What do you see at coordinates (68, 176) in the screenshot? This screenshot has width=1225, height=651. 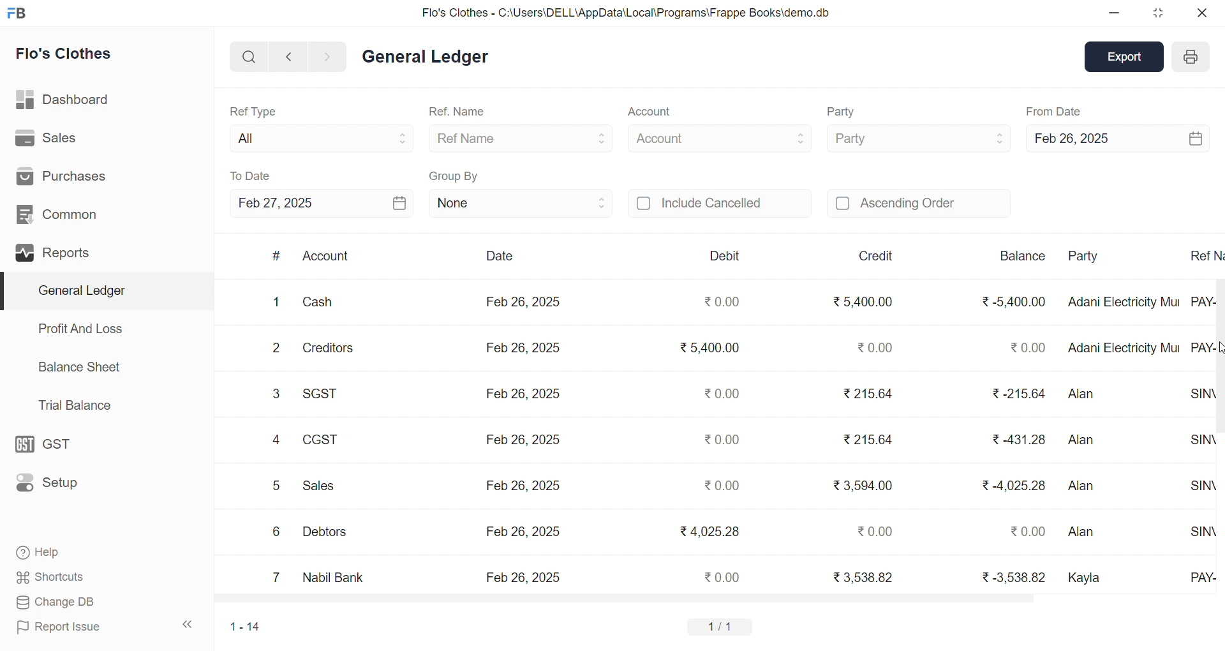 I see `Purchases` at bounding box center [68, 176].